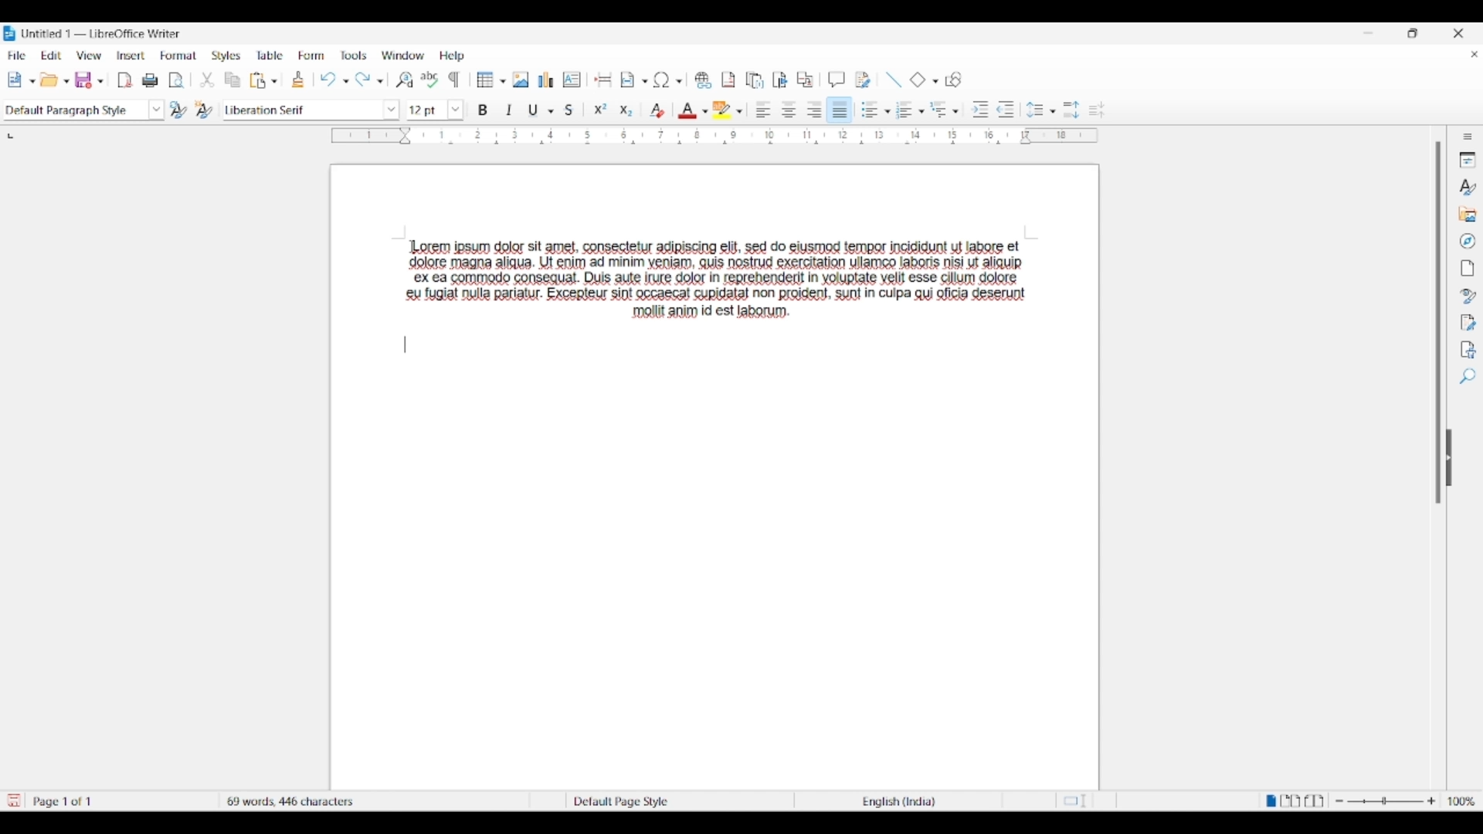 This screenshot has height=834, width=1483. I want to click on Navigator, so click(1468, 241).